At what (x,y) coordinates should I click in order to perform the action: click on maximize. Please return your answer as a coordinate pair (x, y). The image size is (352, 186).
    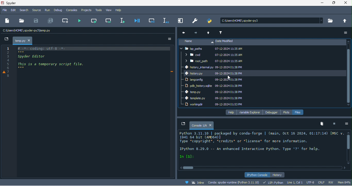
    Looking at the image, I should click on (333, 3).